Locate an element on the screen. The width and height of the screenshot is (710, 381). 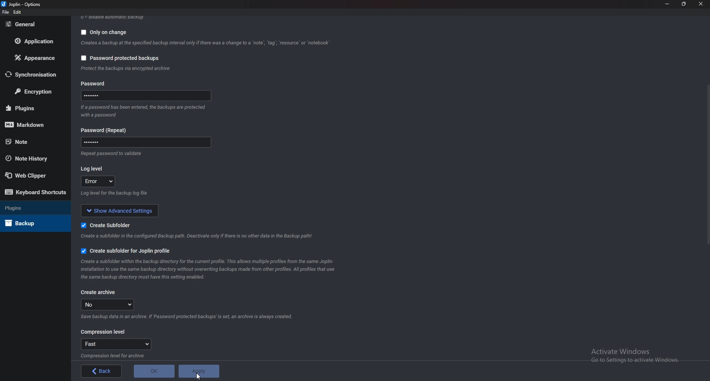
Web Clipper is located at coordinates (29, 176).